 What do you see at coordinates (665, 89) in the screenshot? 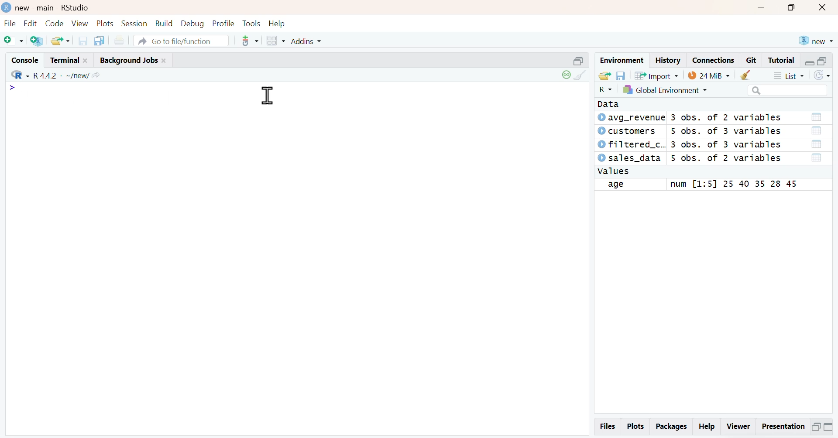
I see `Select Environment - Global Environment` at bounding box center [665, 89].